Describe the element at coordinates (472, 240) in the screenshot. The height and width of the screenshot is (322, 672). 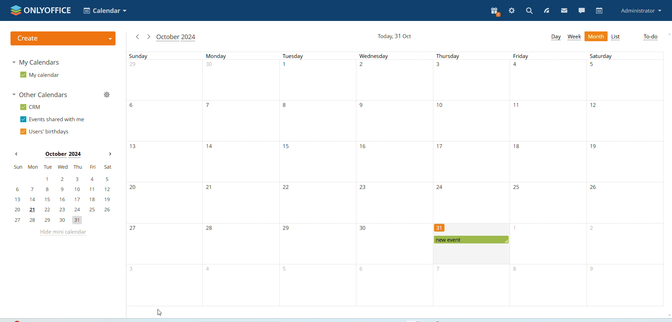
I see `new event added on current date` at that location.